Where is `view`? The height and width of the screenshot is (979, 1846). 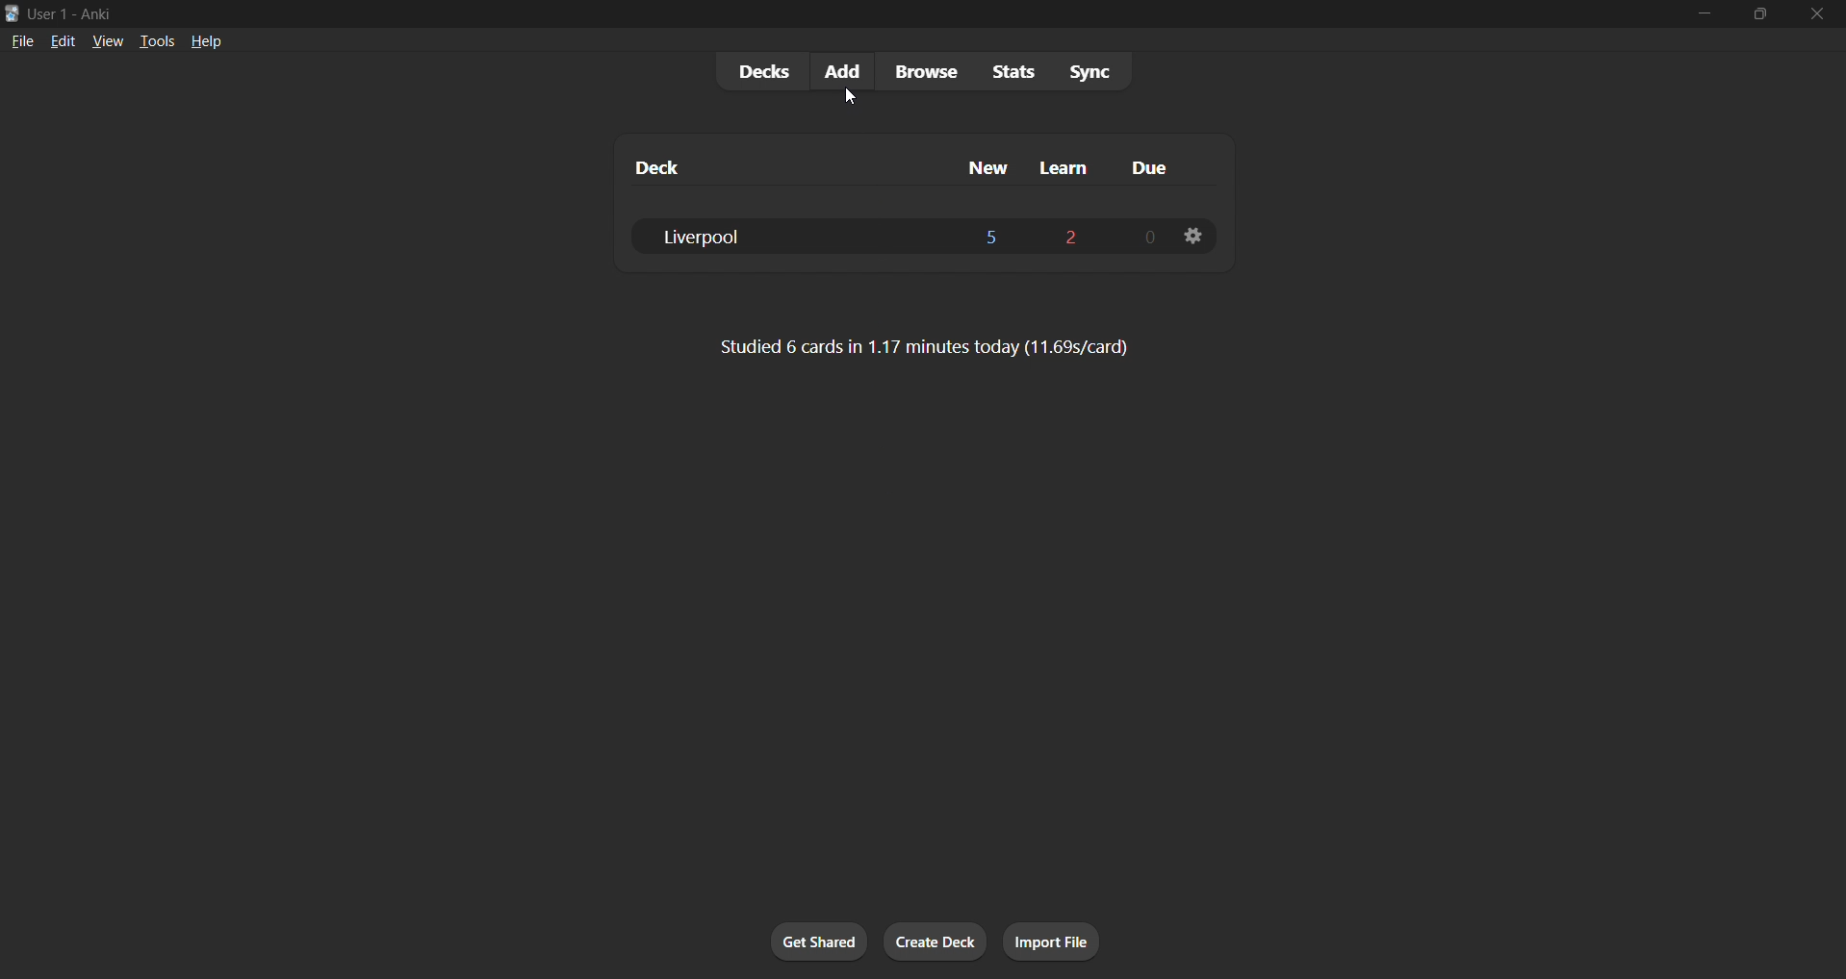 view is located at coordinates (107, 42).